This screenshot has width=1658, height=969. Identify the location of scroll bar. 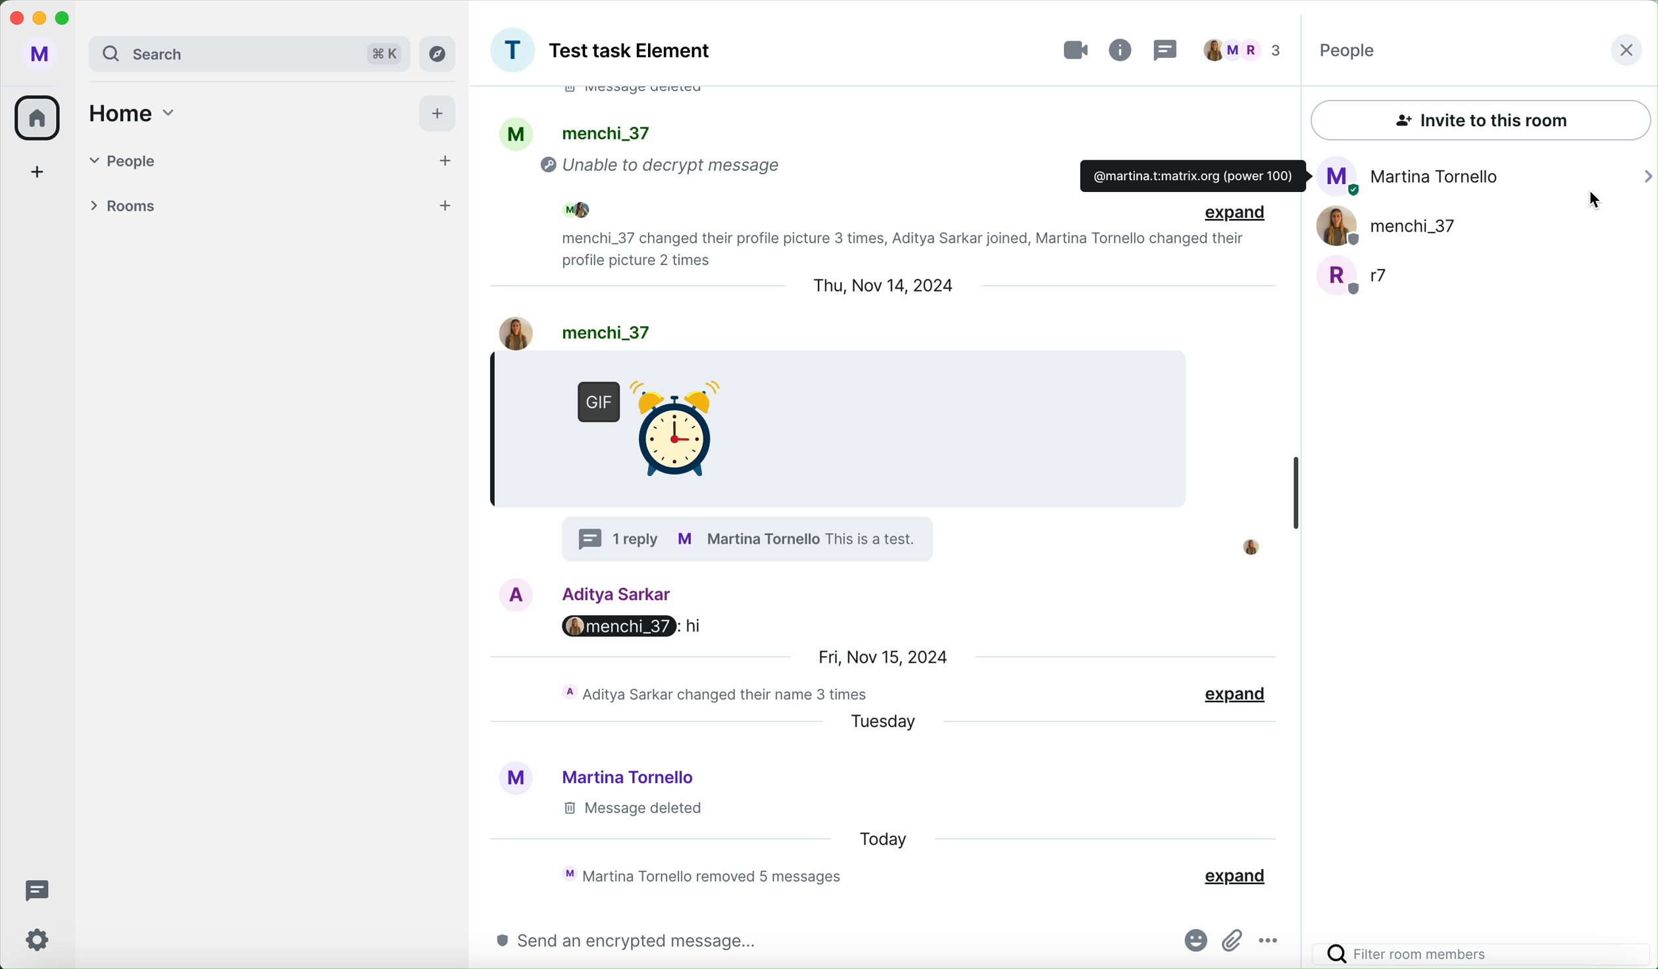
(1296, 496).